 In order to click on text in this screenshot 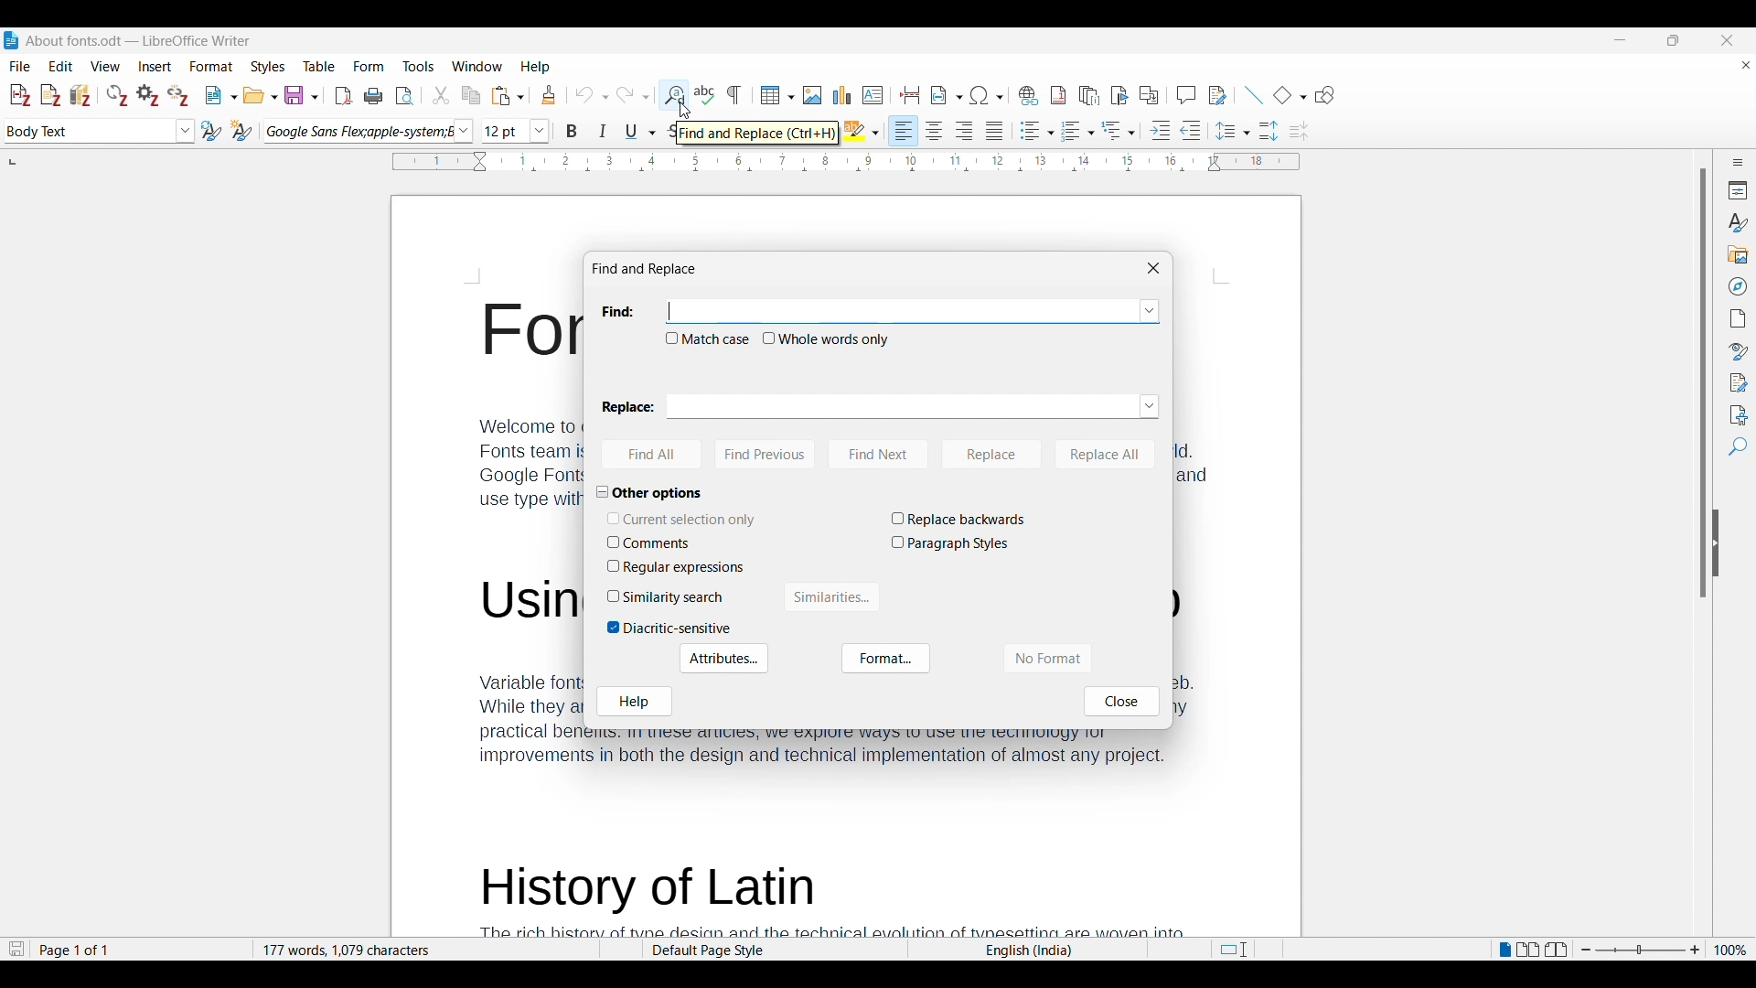, I will do `click(499, 530)`.